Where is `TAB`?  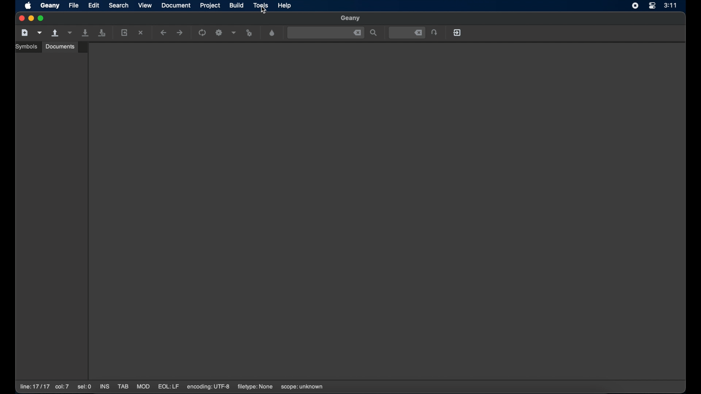
TAB is located at coordinates (123, 387).